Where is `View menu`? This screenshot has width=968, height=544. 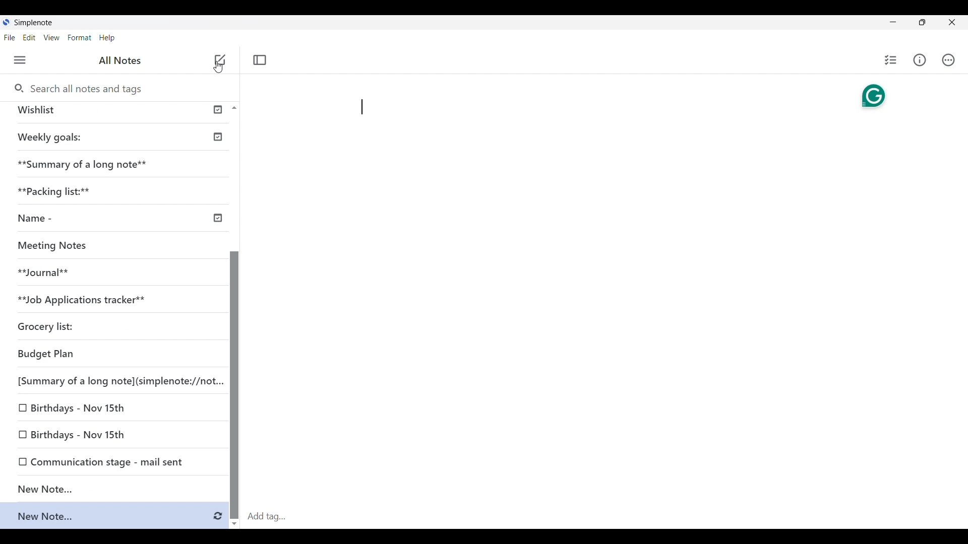
View menu is located at coordinates (51, 38).